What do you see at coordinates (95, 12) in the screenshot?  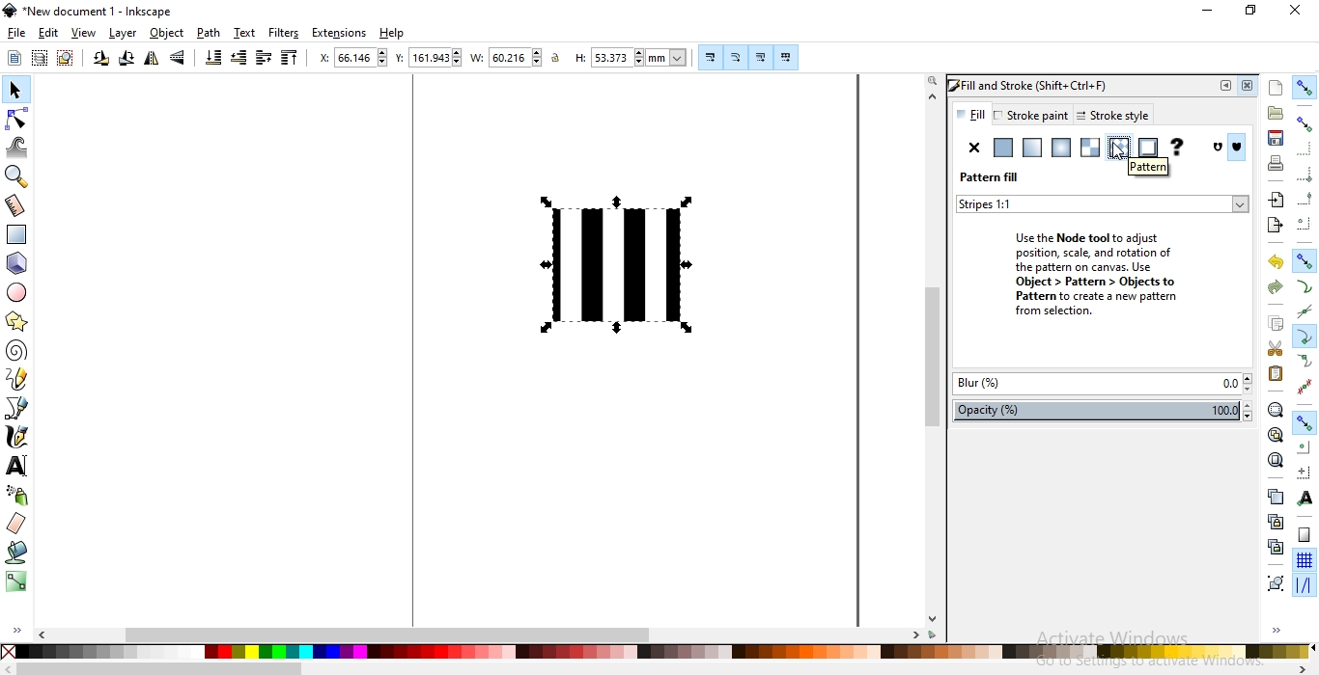 I see `new document 1- Inkscape` at bounding box center [95, 12].